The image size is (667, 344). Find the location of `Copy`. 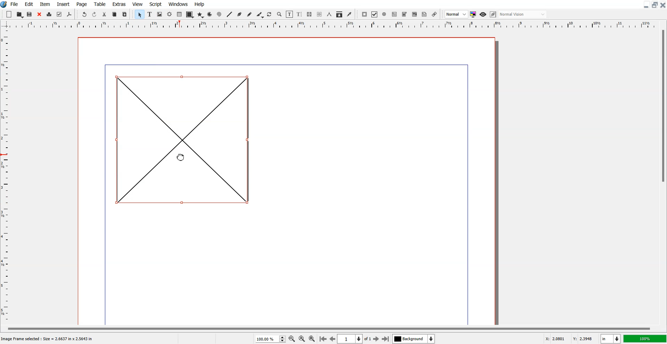

Copy is located at coordinates (115, 14).